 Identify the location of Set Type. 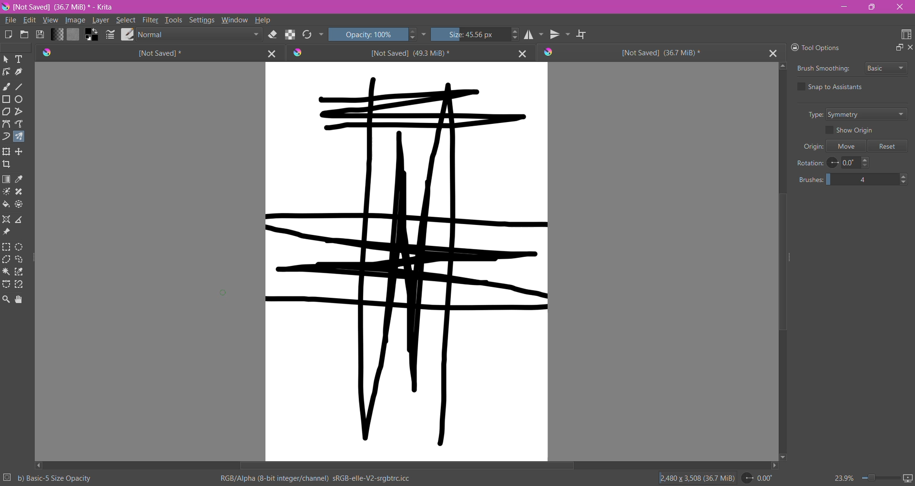
(871, 115).